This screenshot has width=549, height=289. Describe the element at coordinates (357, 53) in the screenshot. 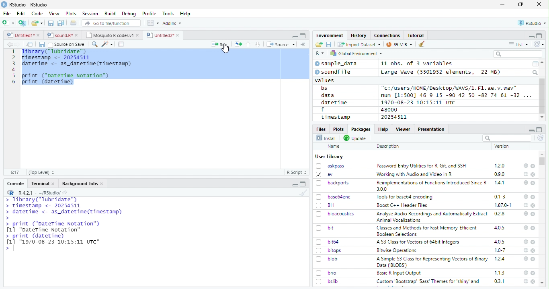

I see `Global Environment` at that location.